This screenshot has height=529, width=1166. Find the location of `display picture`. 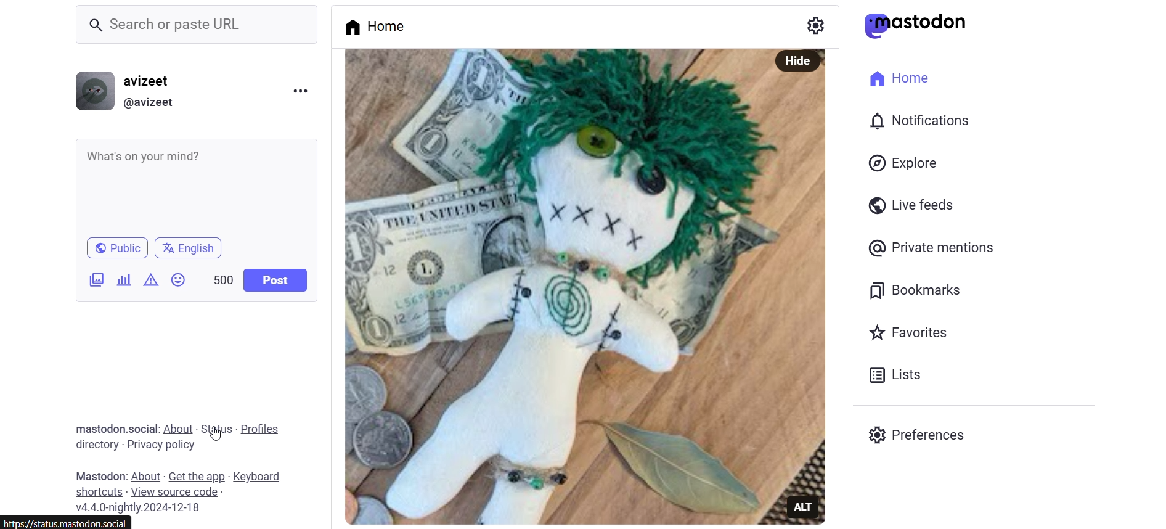

display picture is located at coordinates (94, 89).